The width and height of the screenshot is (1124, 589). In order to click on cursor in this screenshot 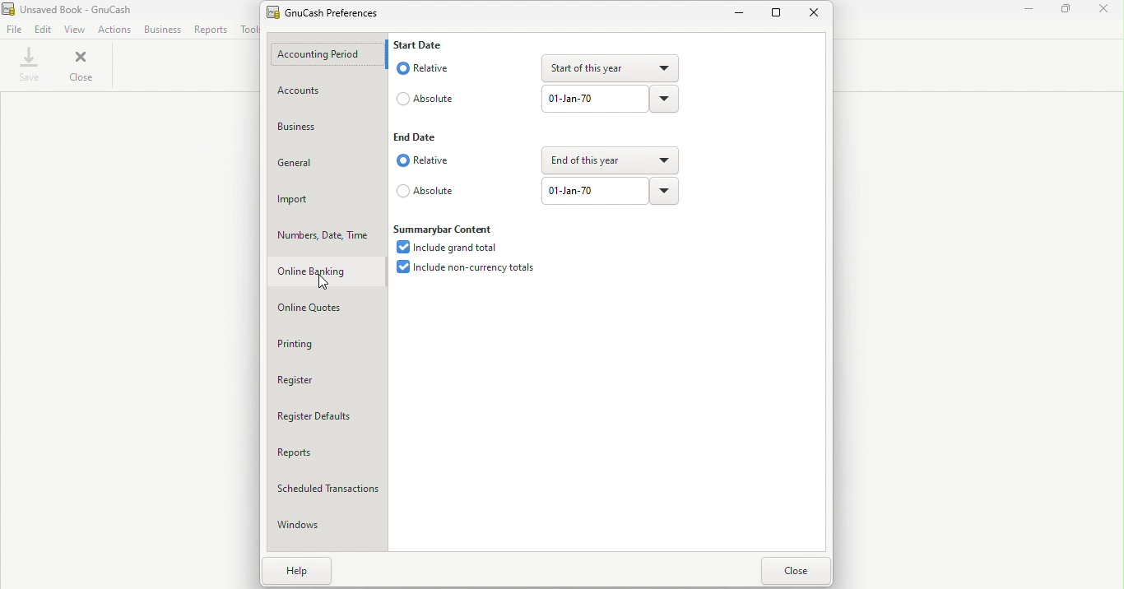, I will do `click(327, 284)`.